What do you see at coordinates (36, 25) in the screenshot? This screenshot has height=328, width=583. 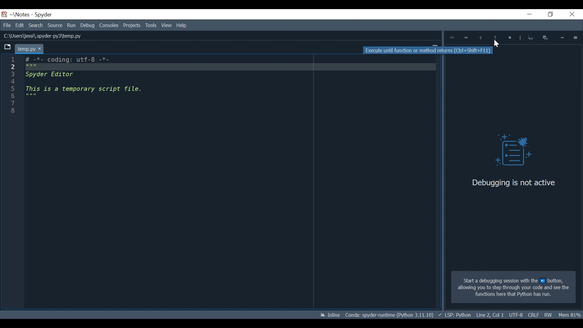 I see `Search` at bounding box center [36, 25].